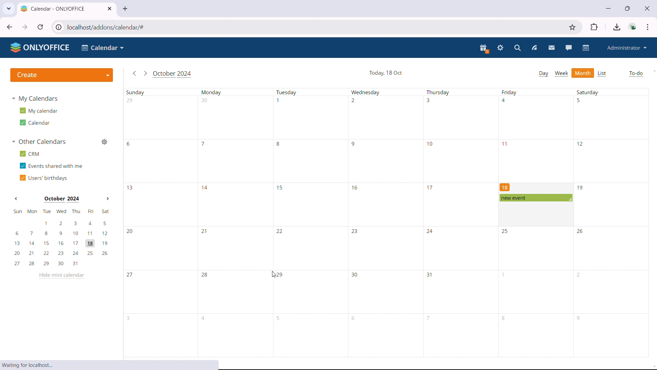 This screenshot has height=370, width=657. Describe the element at coordinates (646, 8) in the screenshot. I see `close` at that location.